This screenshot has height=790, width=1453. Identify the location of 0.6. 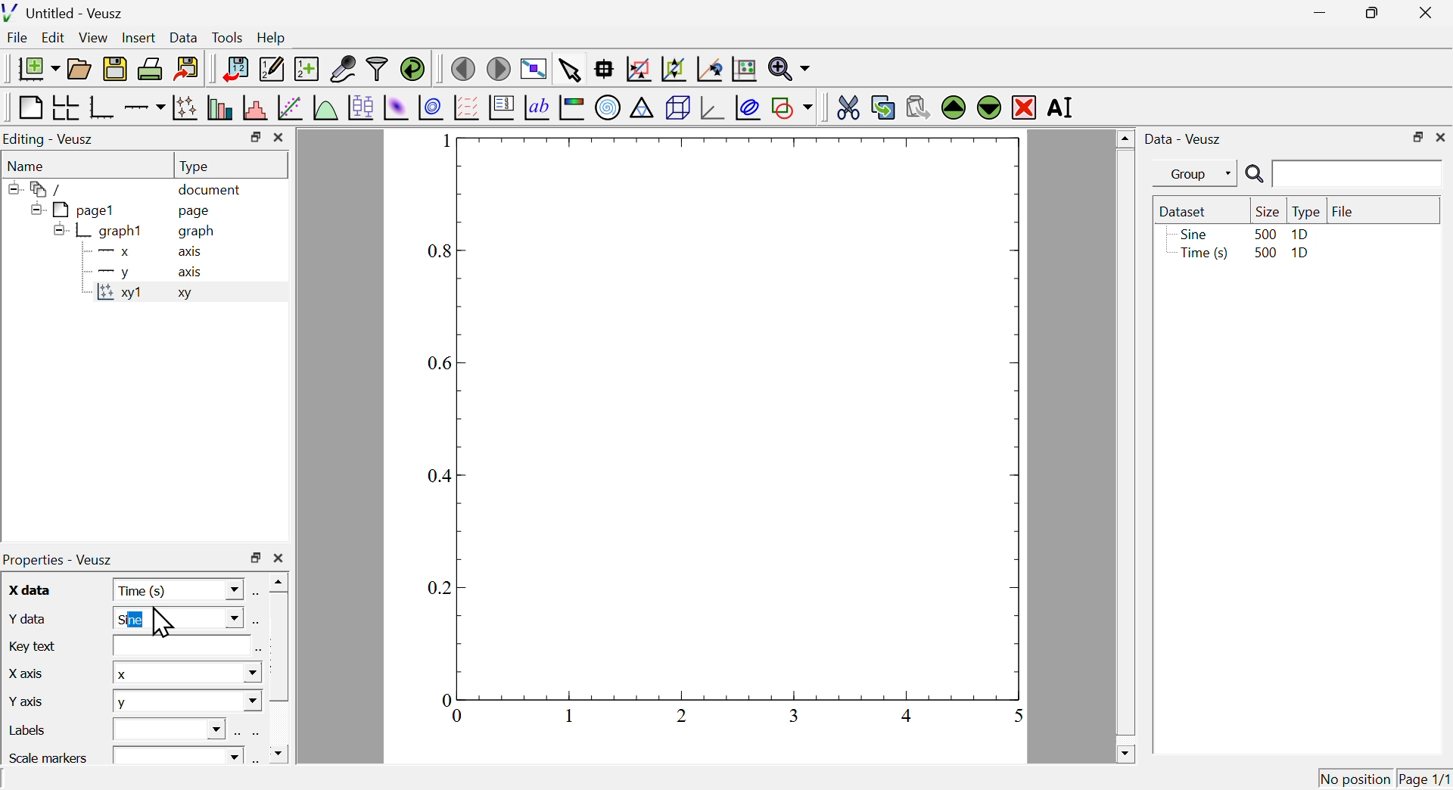
(796, 714).